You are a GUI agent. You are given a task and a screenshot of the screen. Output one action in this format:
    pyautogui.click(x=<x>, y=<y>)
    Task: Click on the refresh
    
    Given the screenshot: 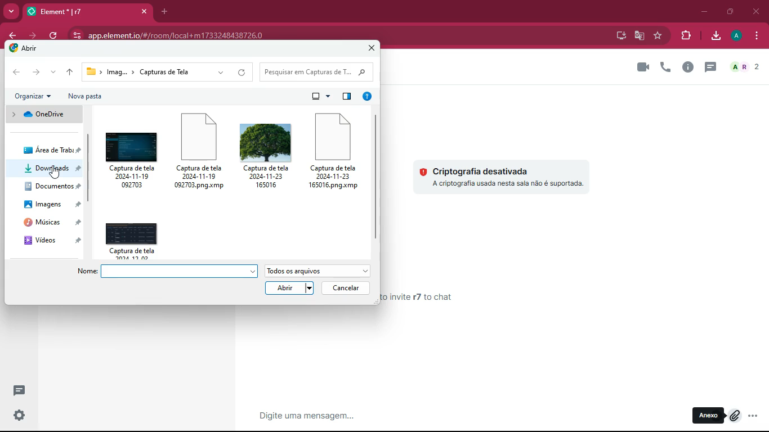 What is the action you would take?
    pyautogui.click(x=52, y=35)
    